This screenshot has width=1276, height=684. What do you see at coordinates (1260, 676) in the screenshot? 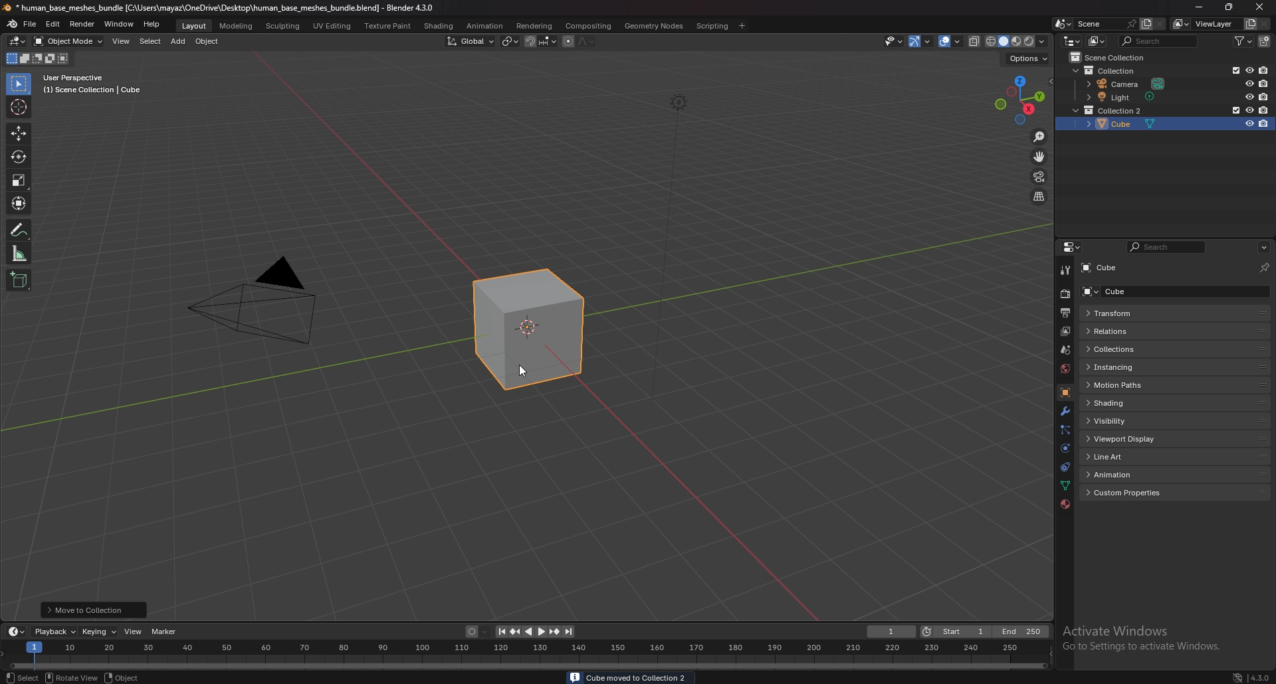
I see `version` at bounding box center [1260, 676].